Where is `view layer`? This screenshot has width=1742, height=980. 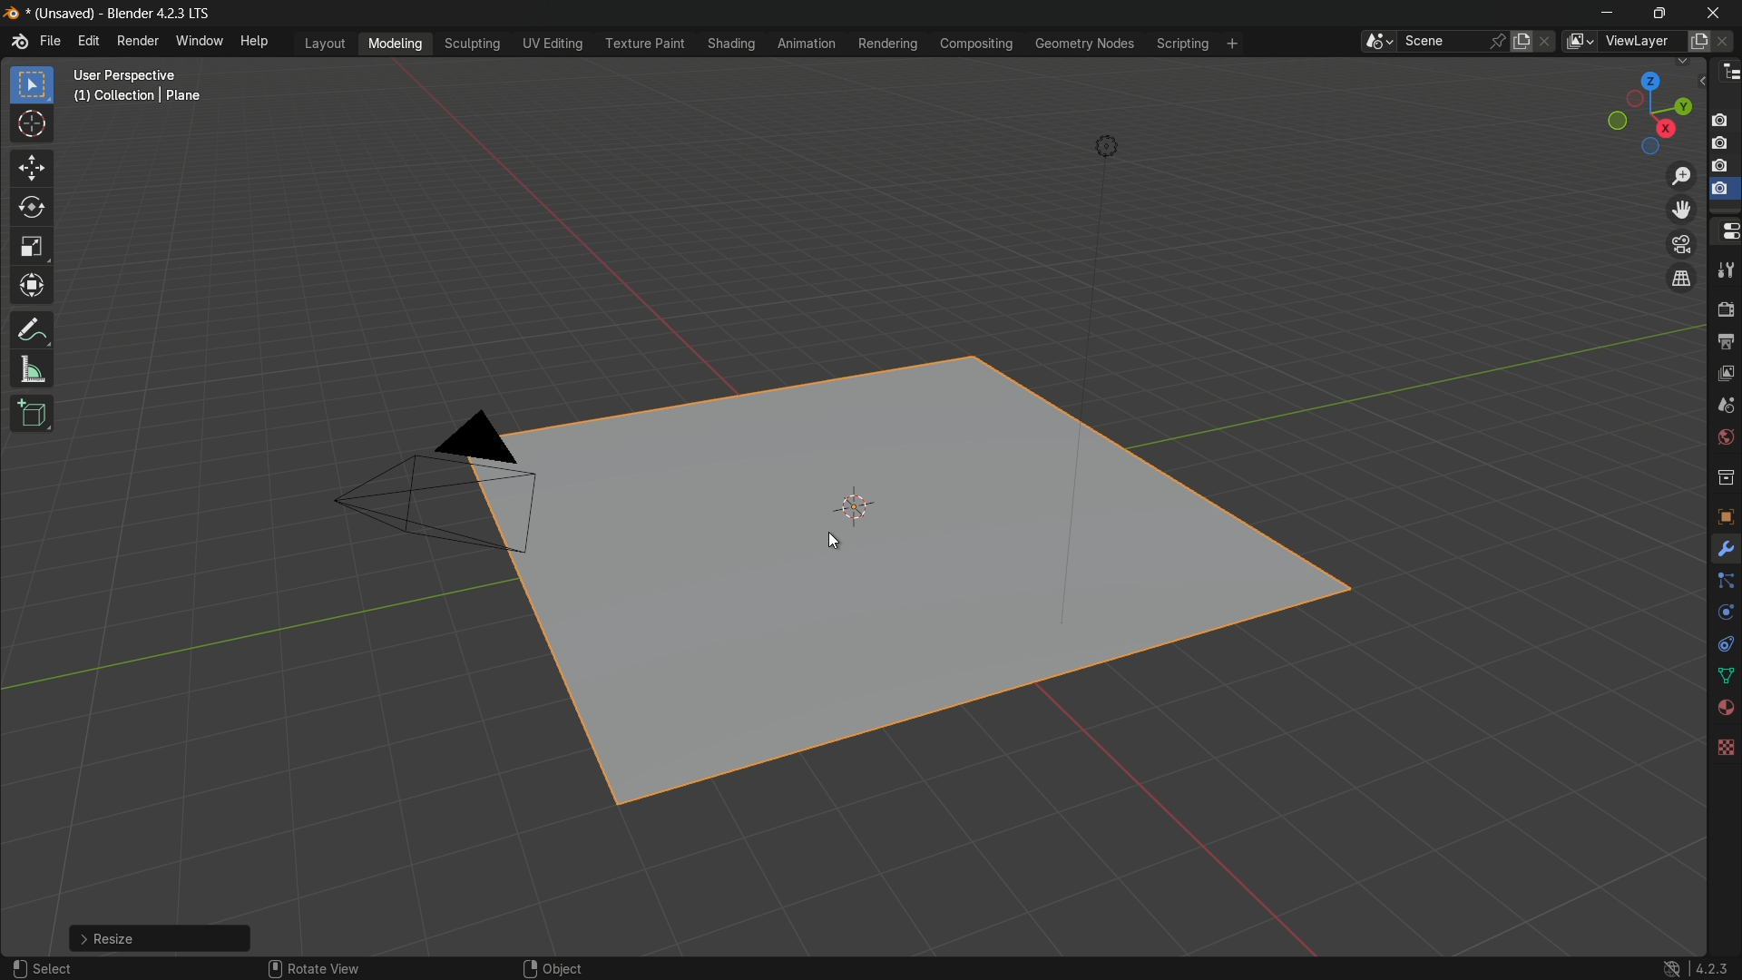
view layer is located at coordinates (1724, 372).